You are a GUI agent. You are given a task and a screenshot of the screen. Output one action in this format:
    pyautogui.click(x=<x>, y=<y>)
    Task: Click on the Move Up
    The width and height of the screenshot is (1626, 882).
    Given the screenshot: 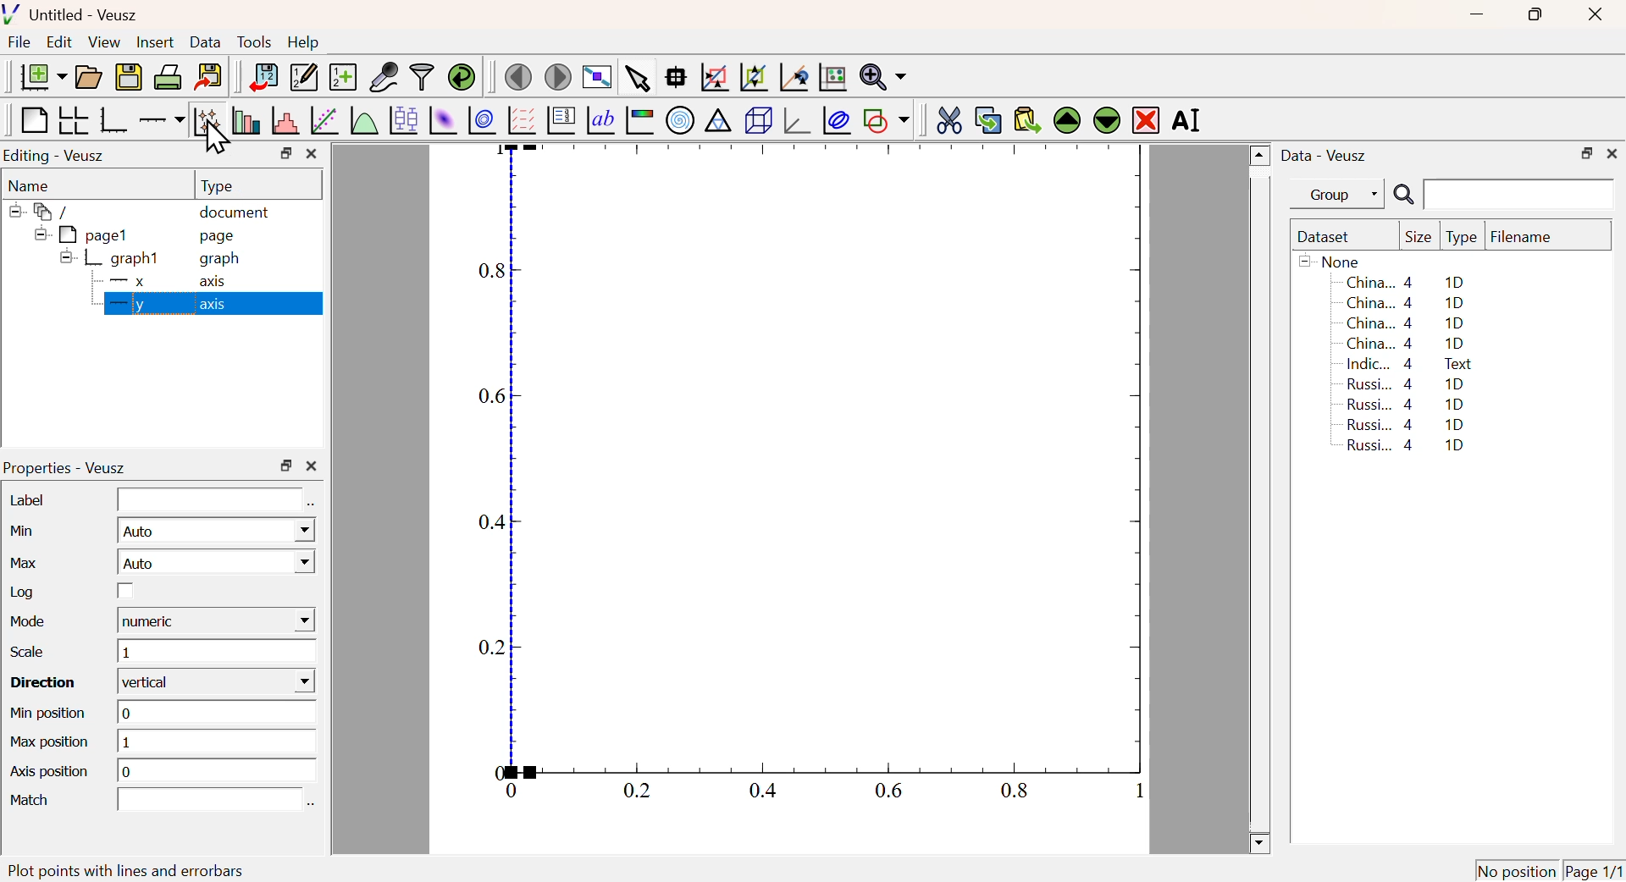 What is the action you would take?
    pyautogui.click(x=1069, y=121)
    